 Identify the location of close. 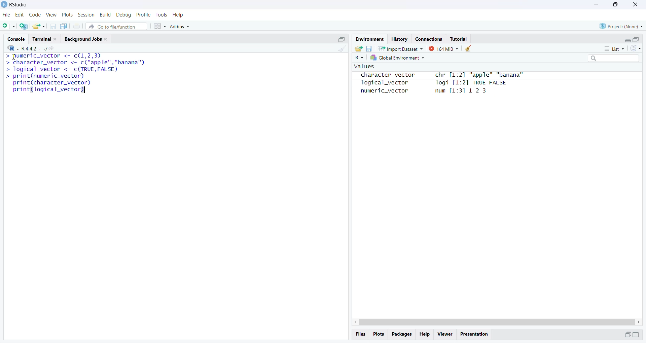
(635, 4).